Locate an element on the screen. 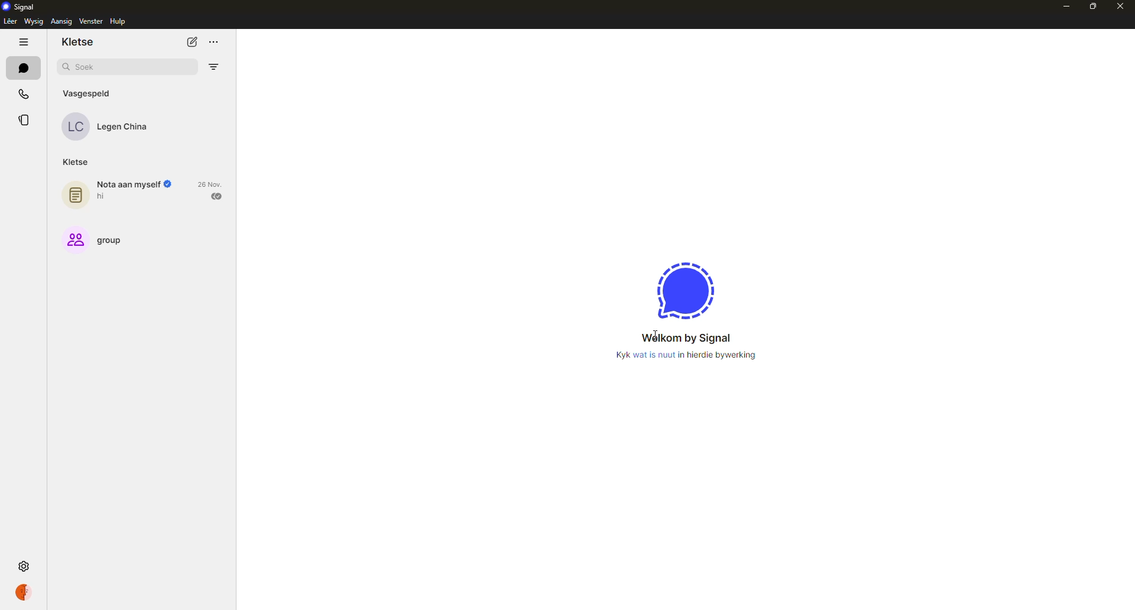  settings is located at coordinates (25, 566).